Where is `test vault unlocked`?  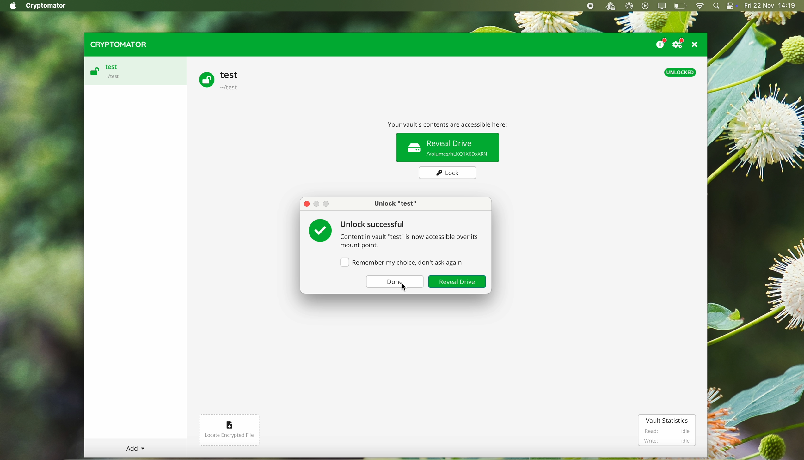
test vault unlocked is located at coordinates (135, 71).